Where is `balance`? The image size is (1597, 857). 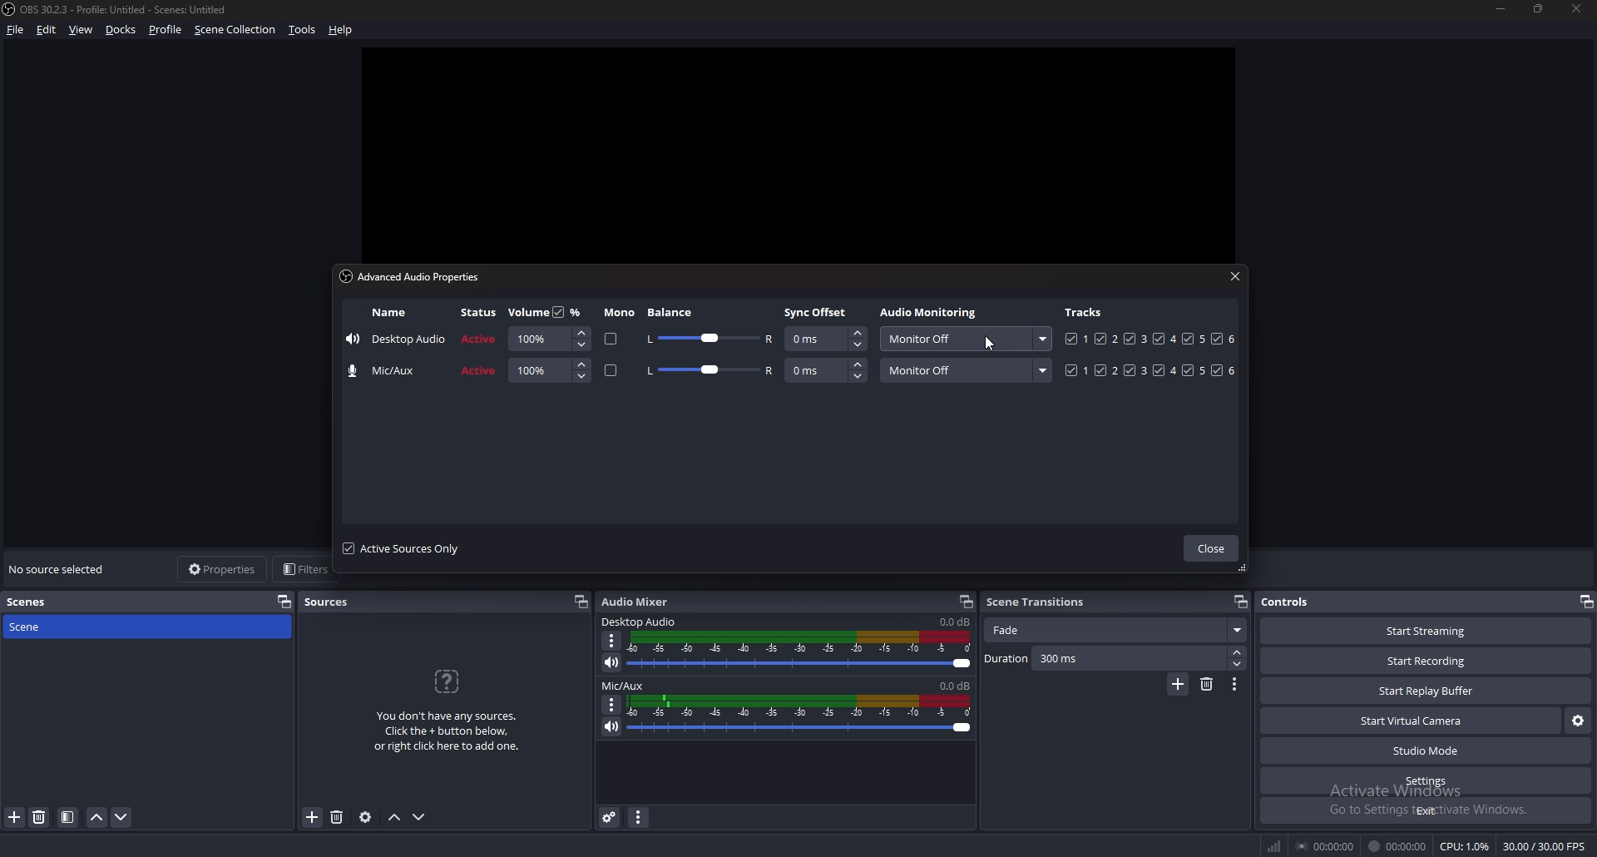
balance is located at coordinates (675, 312).